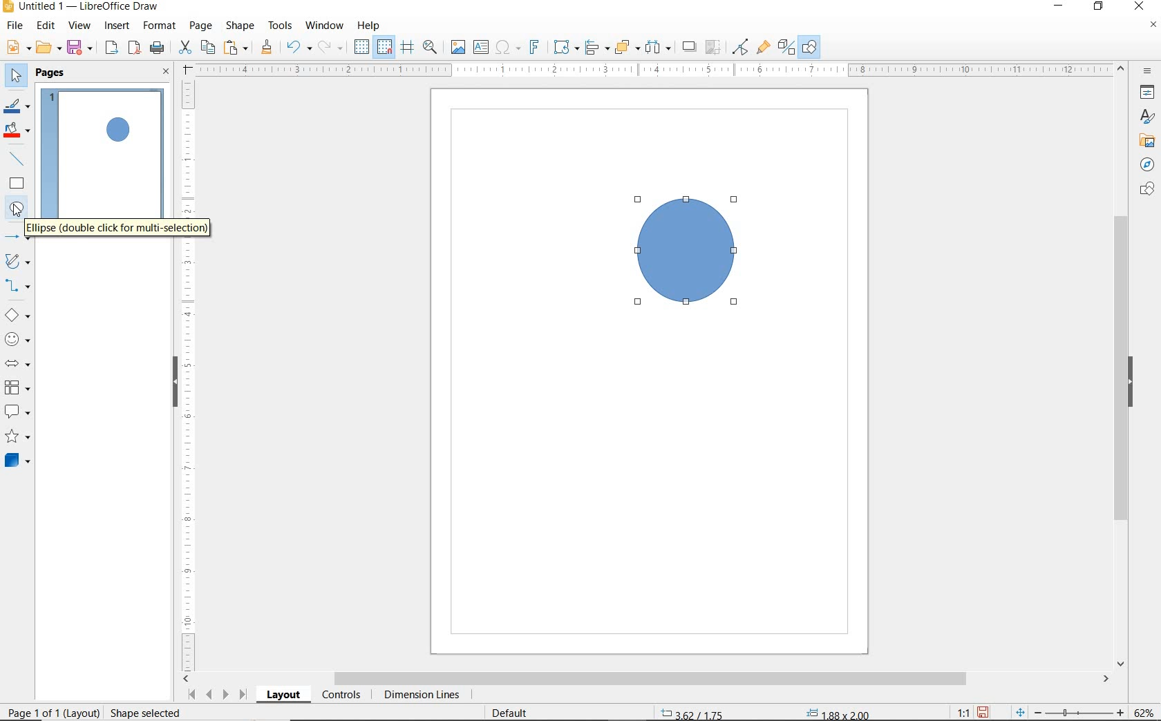  Describe the element at coordinates (120, 131) in the screenshot. I see `CIRCLE ADDED` at that location.